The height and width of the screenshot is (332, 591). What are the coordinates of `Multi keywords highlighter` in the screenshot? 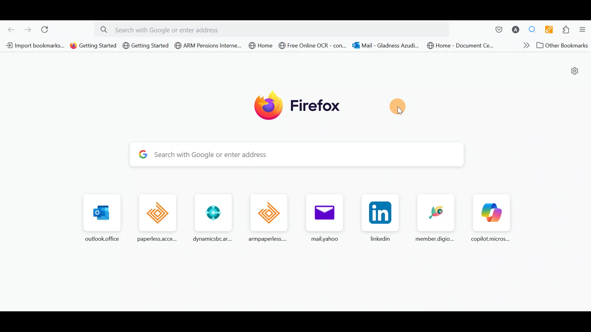 It's located at (549, 28).